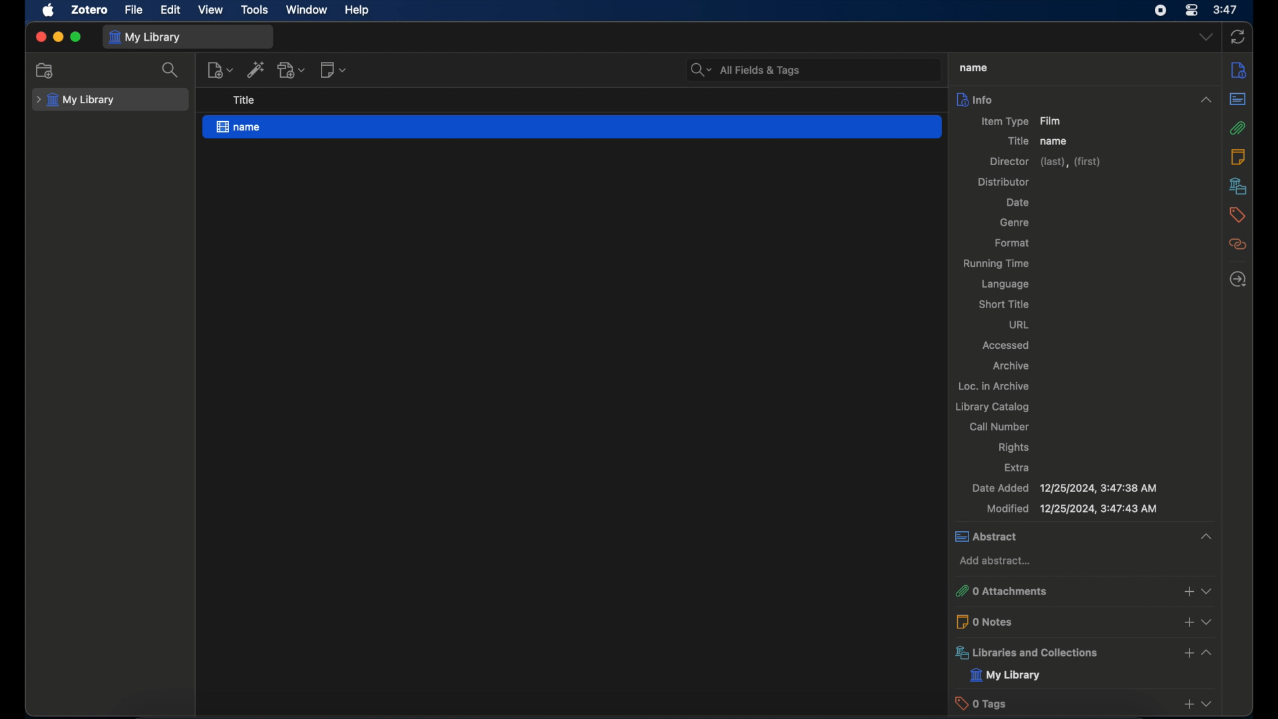 The height and width of the screenshot is (719, 1278). Describe the element at coordinates (57, 37) in the screenshot. I see `minimize` at that location.